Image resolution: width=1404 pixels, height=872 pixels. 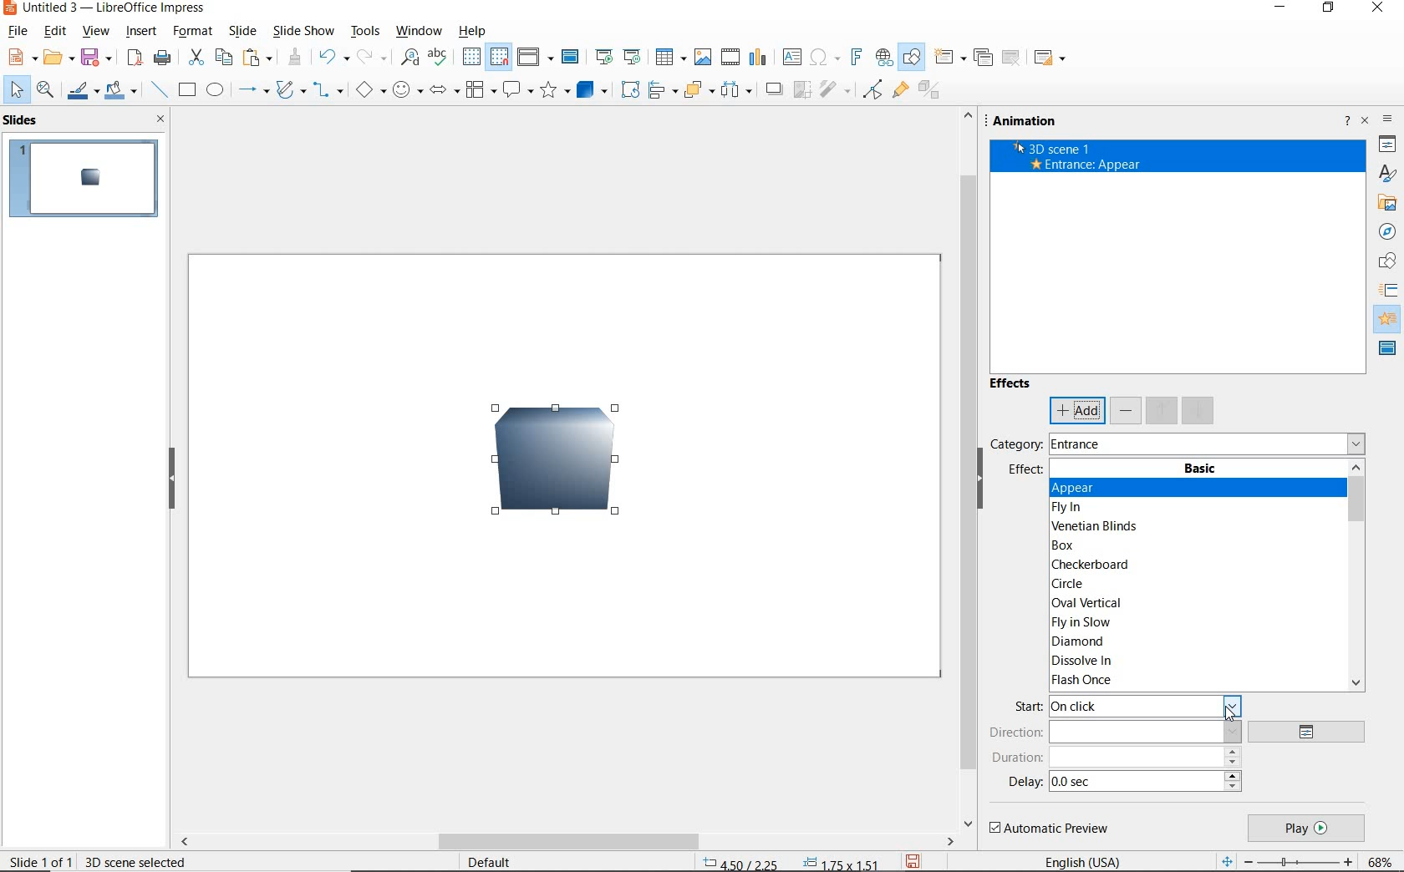 What do you see at coordinates (328, 92) in the screenshot?
I see `connectors` at bounding box center [328, 92].